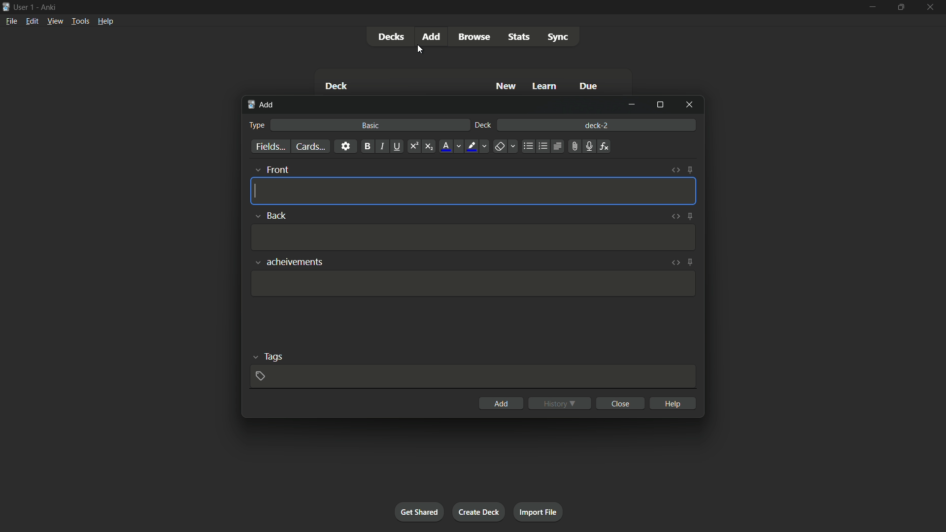  Describe the element at coordinates (501, 402) in the screenshot. I see `add` at that location.